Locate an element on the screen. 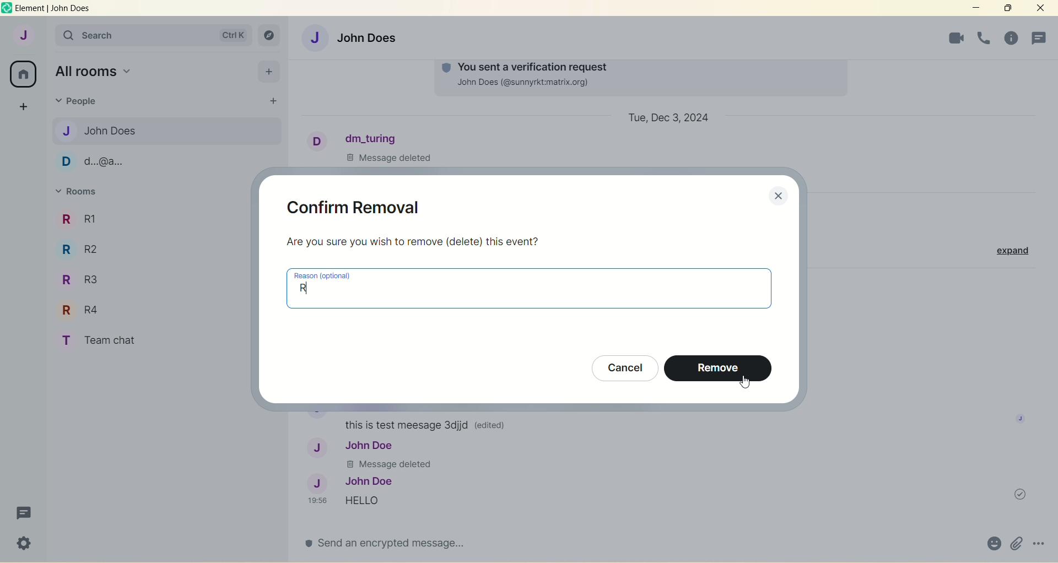 This screenshot has height=563, width=1058. R R3 is located at coordinates (80, 276).